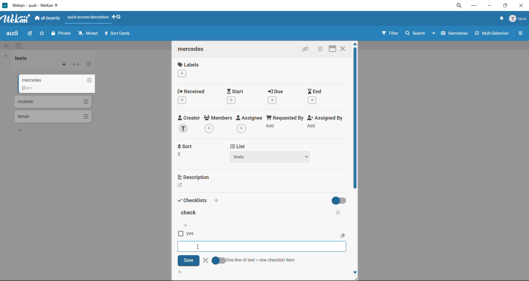  I want to click on cards, so click(53, 101).